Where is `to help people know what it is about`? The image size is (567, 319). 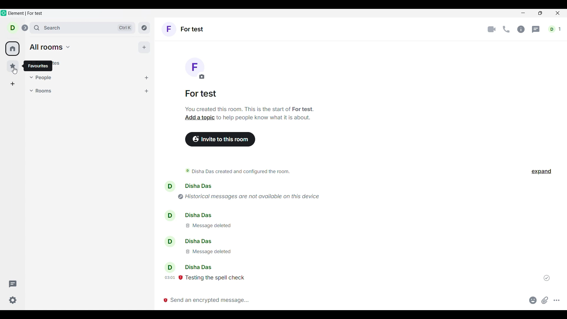 to help people know what it is about is located at coordinates (268, 119).